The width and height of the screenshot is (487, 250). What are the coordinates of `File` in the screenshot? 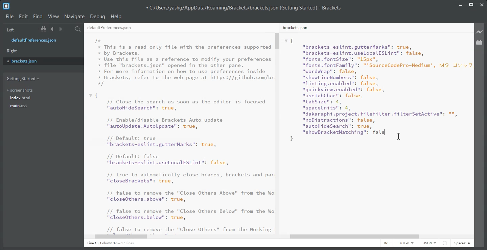 It's located at (9, 17).